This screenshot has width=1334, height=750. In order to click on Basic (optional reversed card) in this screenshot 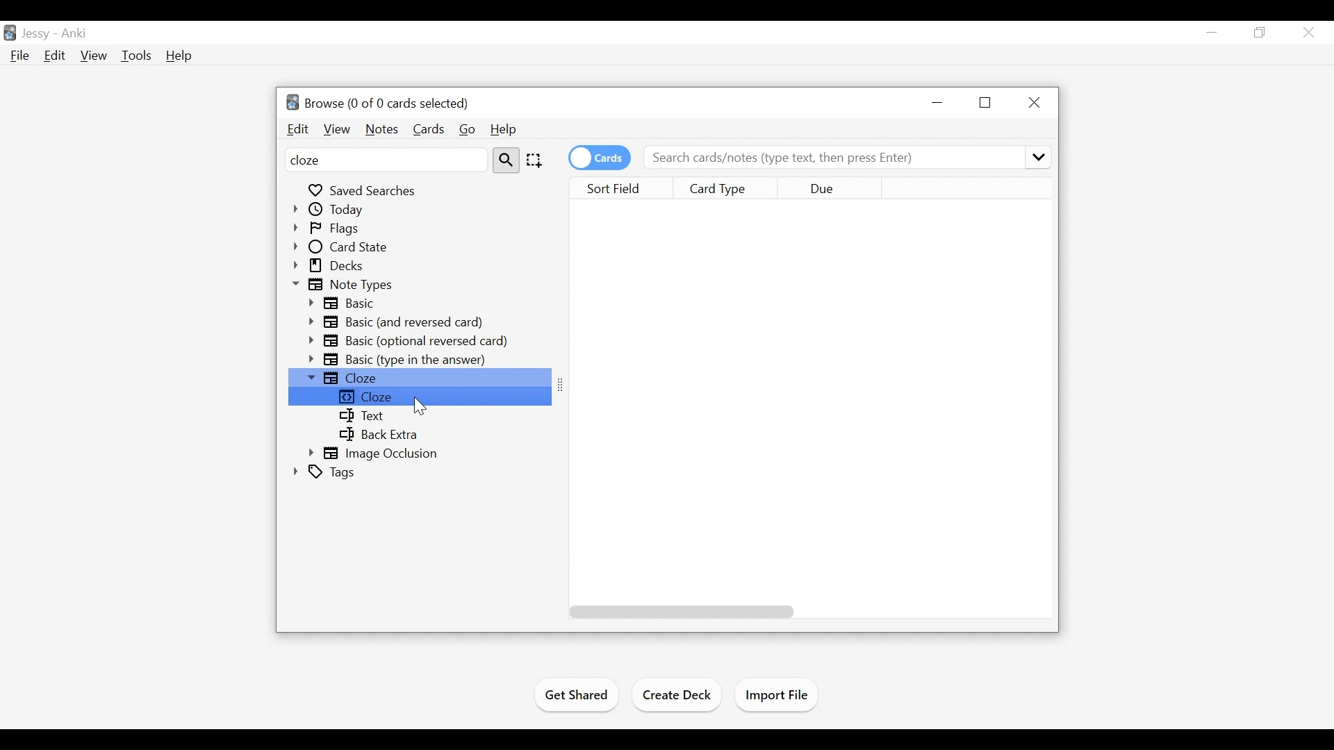, I will do `click(410, 341)`.